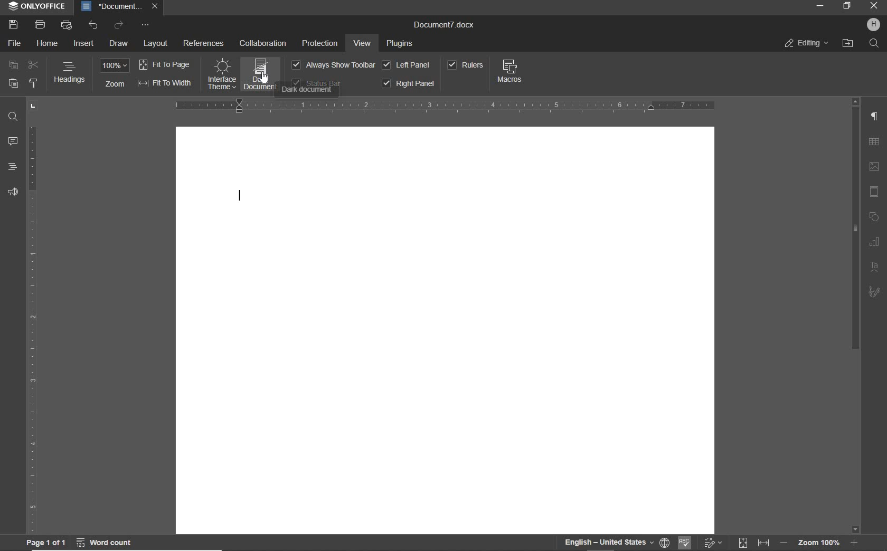 This screenshot has height=551, width=887. Describe the element at coordinates (261, 74) in the screenshot. I see `DARK DOCUMENT` at that location.